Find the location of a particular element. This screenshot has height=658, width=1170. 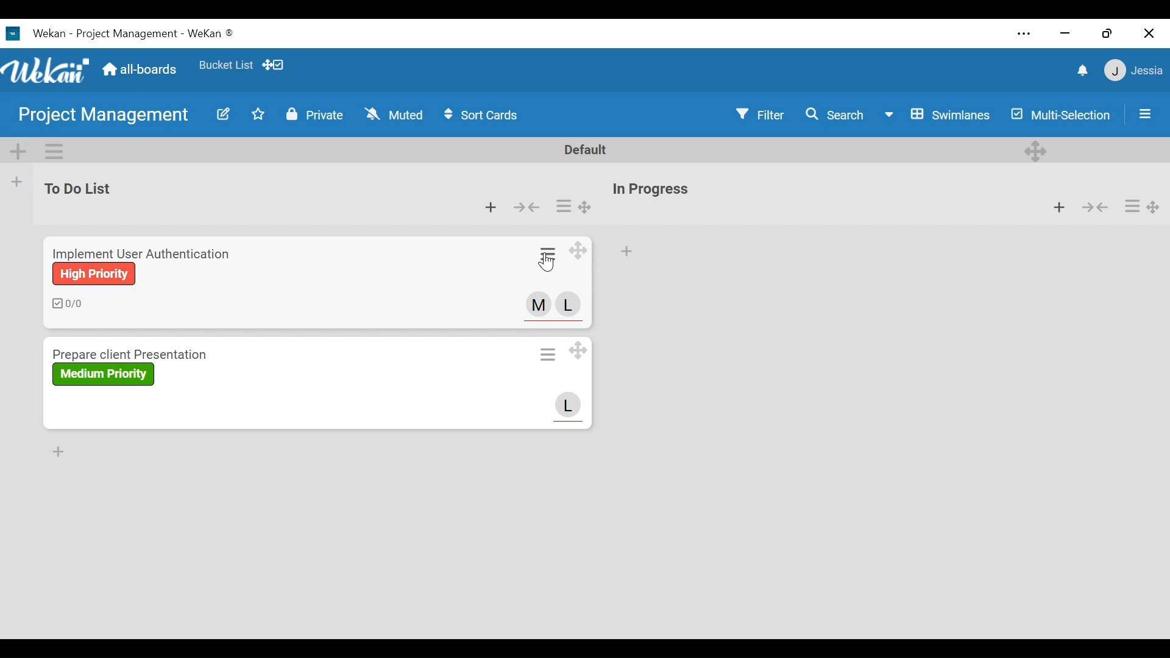

List Name is located at coordinates (649, 189).